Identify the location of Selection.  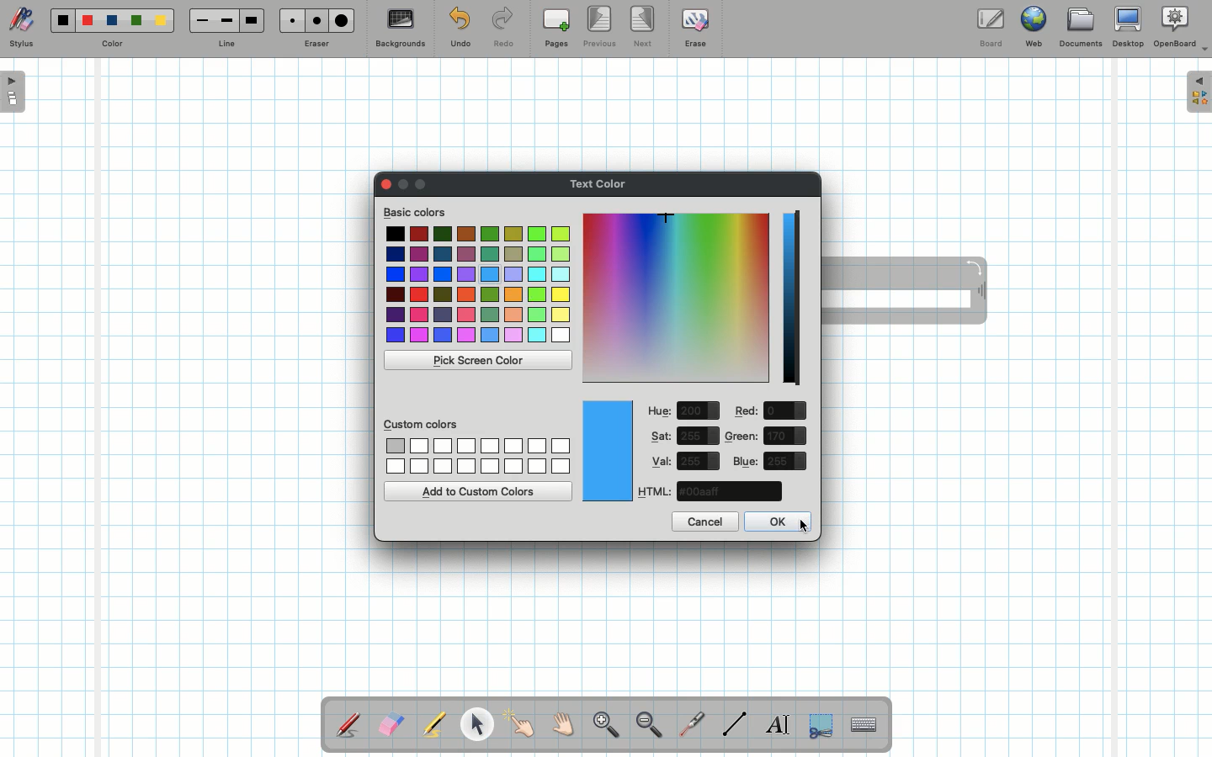
(819, 723).